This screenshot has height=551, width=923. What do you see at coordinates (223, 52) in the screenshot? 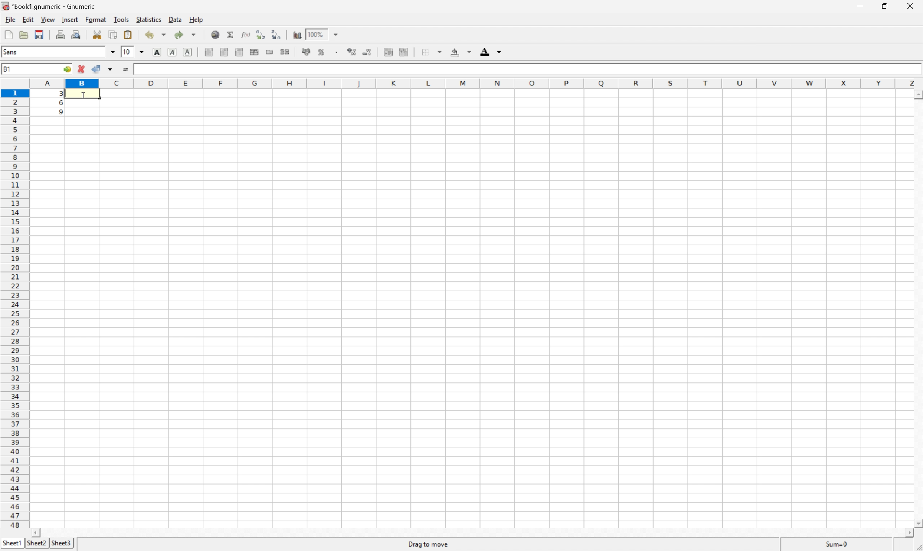
I see `Center horizontally` at bounding box center [223, 52].